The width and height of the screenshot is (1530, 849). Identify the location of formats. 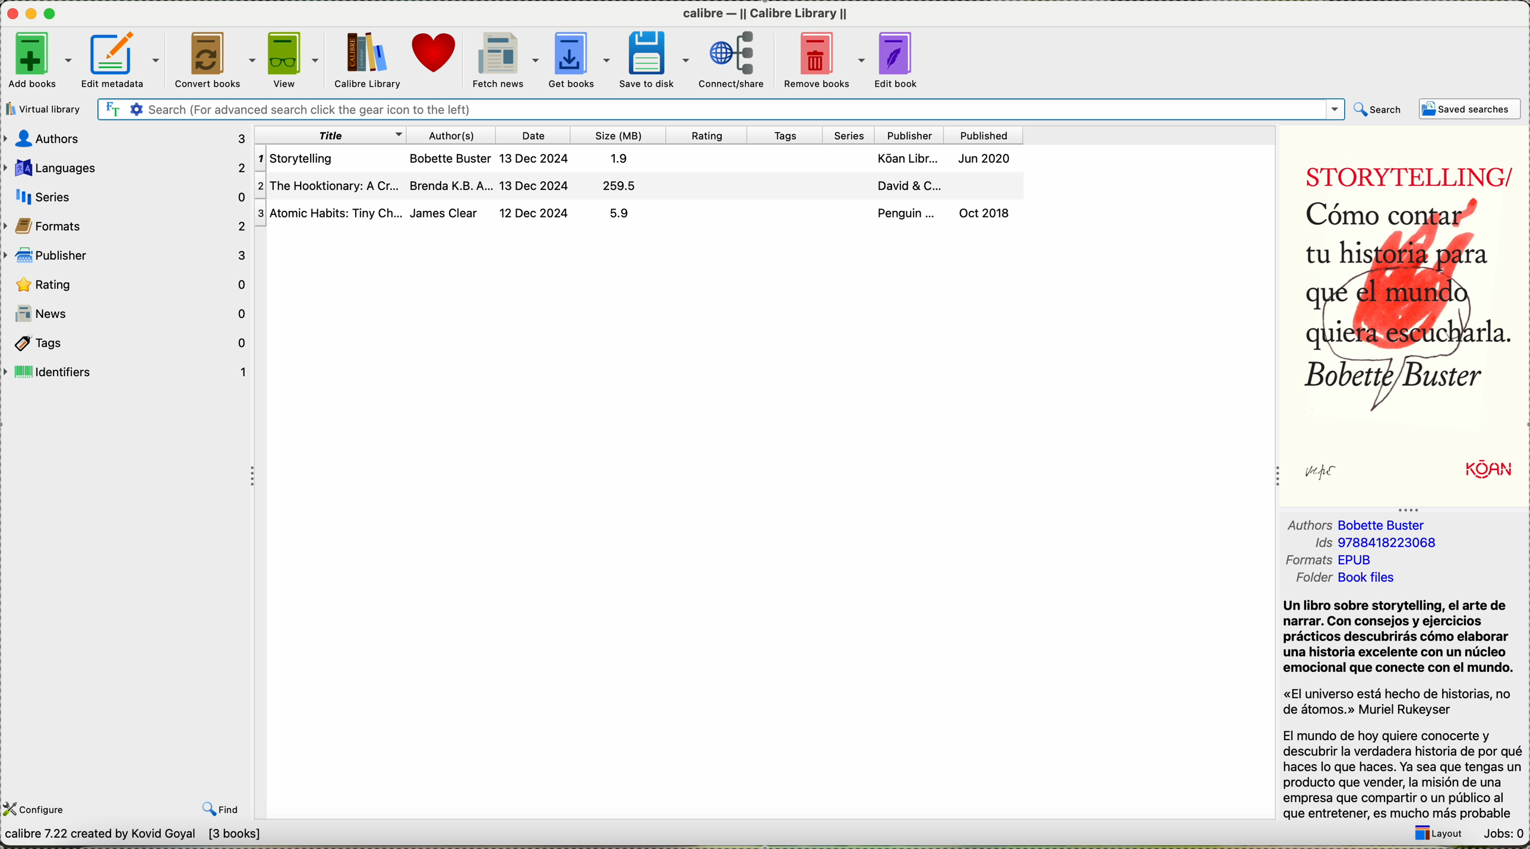
(127, 226).